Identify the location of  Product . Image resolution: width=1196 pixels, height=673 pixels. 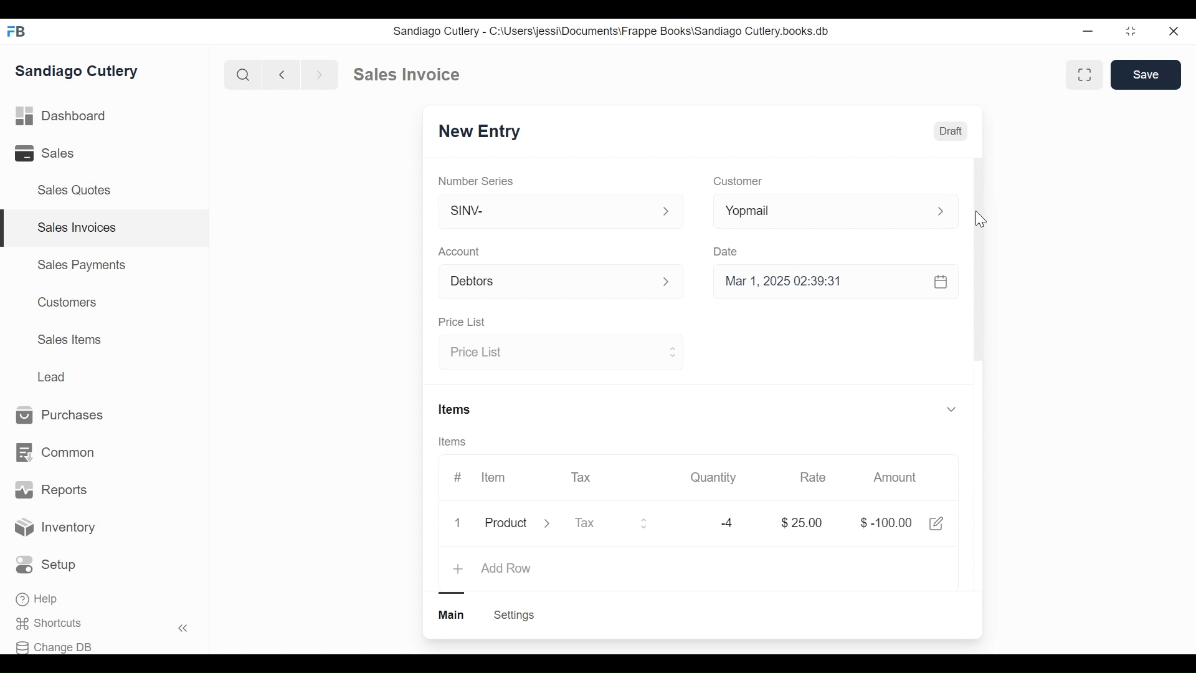
(516, 524).